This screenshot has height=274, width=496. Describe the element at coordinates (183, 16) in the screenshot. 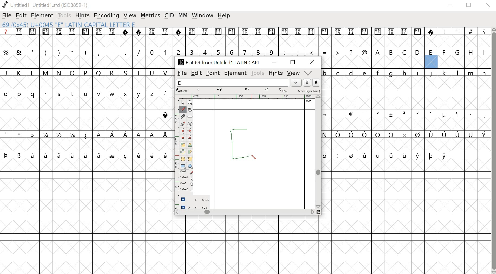

I see `MM` at that location.